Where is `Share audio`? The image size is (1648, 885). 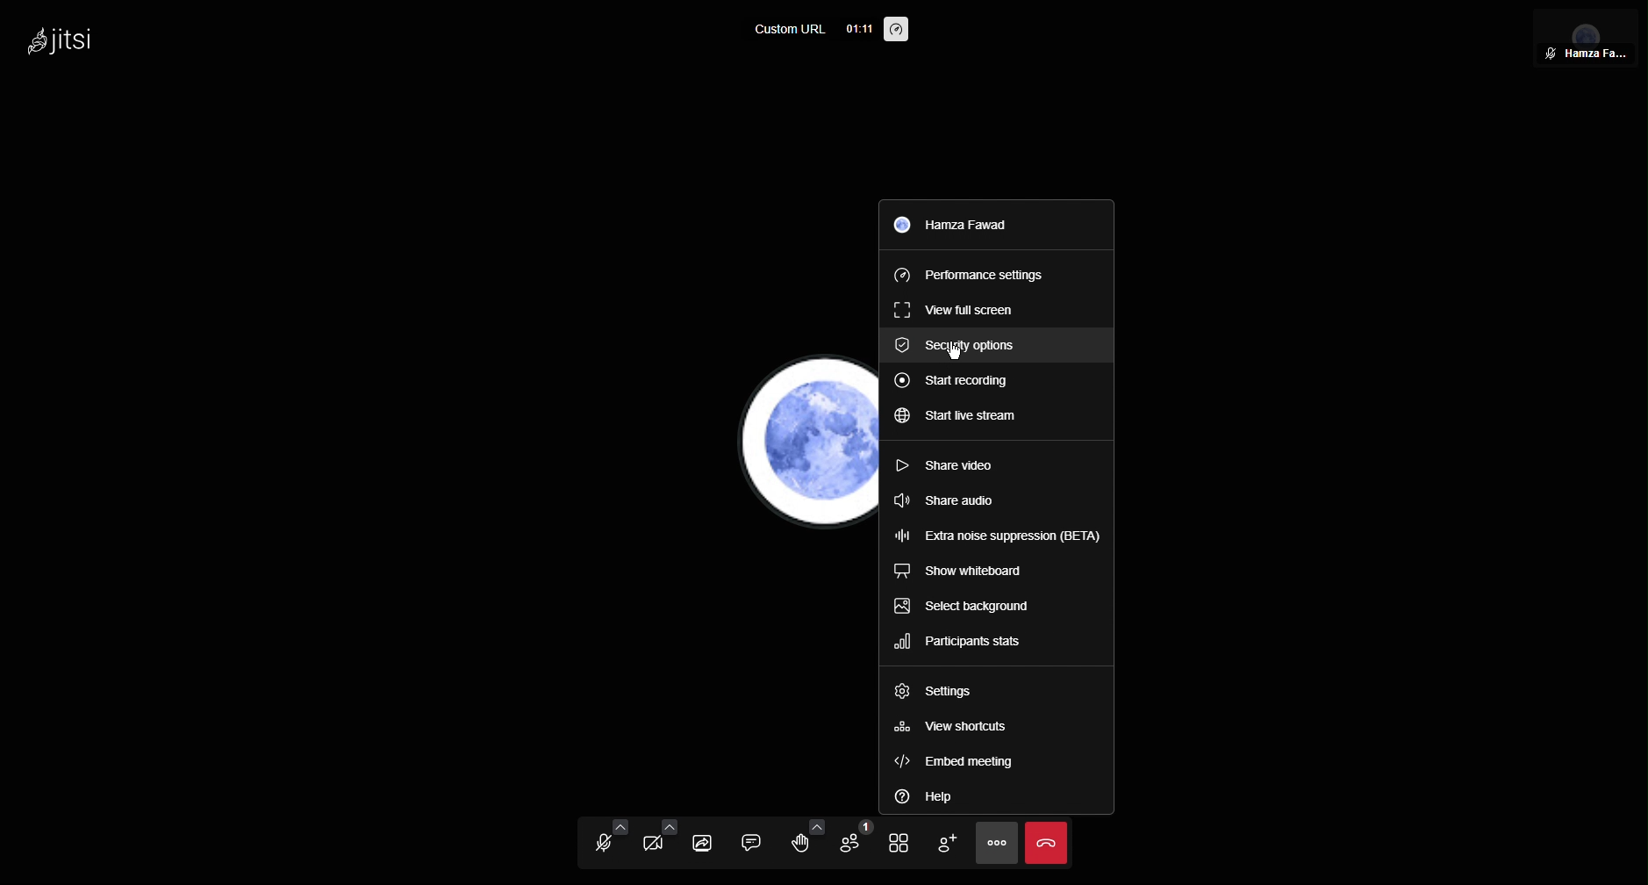 Share audio is located at coordinates (955, 501).